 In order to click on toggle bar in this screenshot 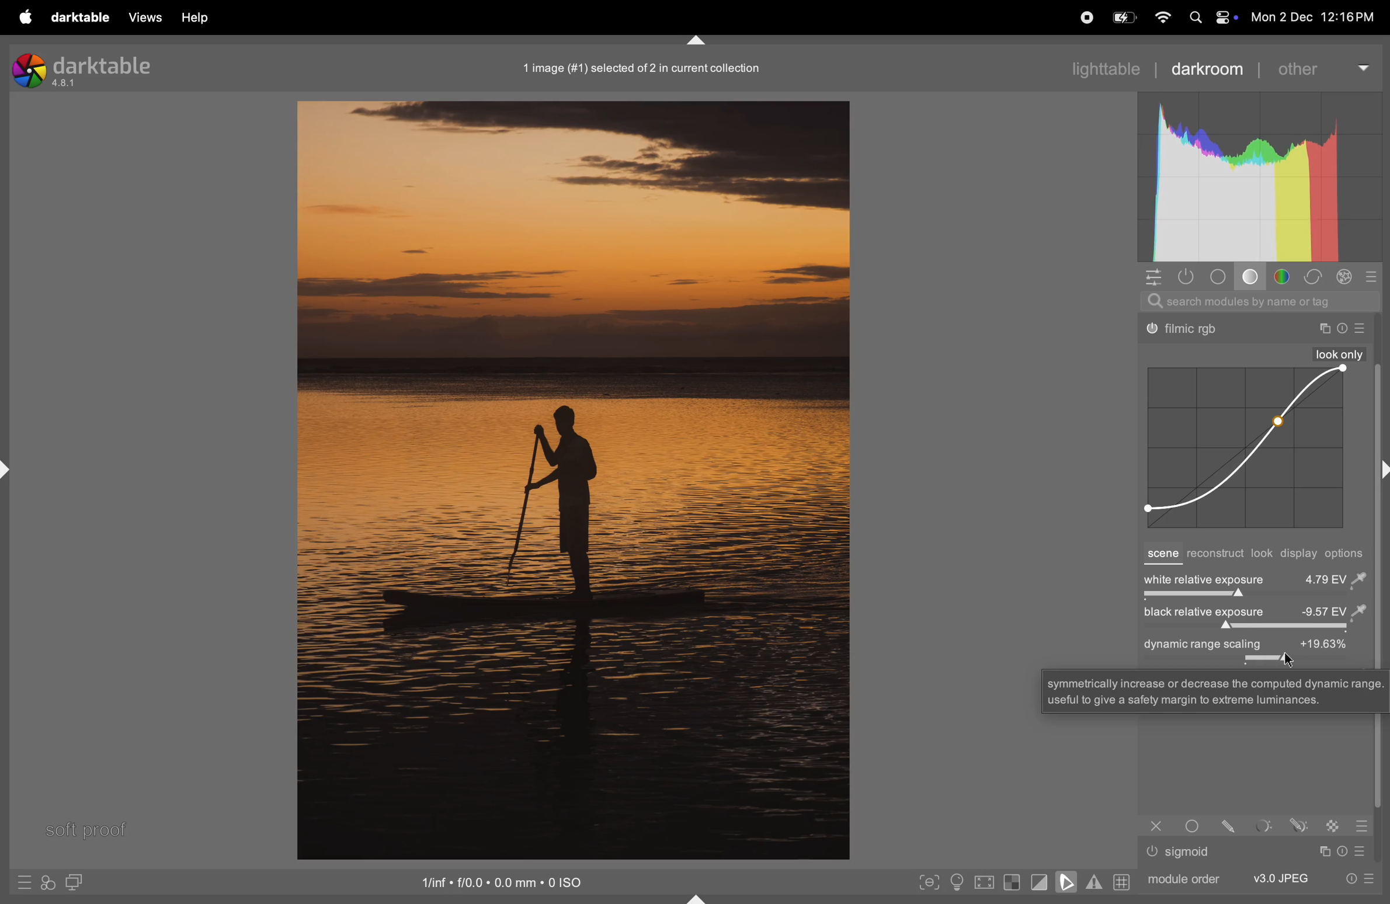, I will do `click(1252, 628)`.